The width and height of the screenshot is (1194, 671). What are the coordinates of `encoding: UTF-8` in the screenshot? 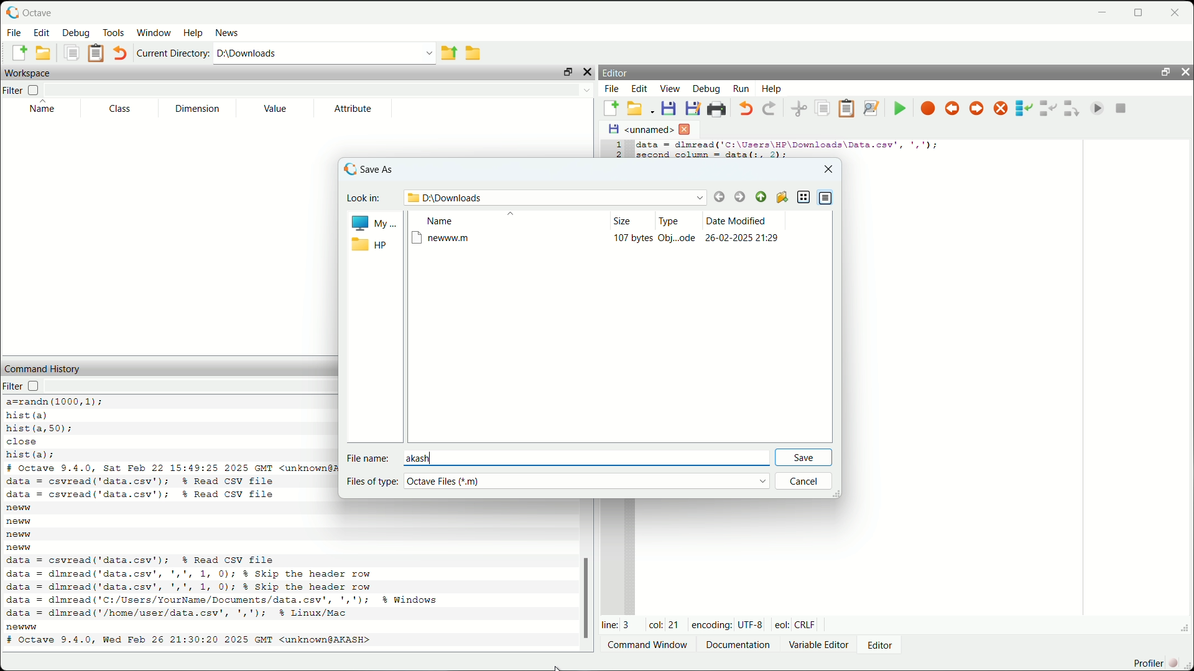 It's located at (728, 624).